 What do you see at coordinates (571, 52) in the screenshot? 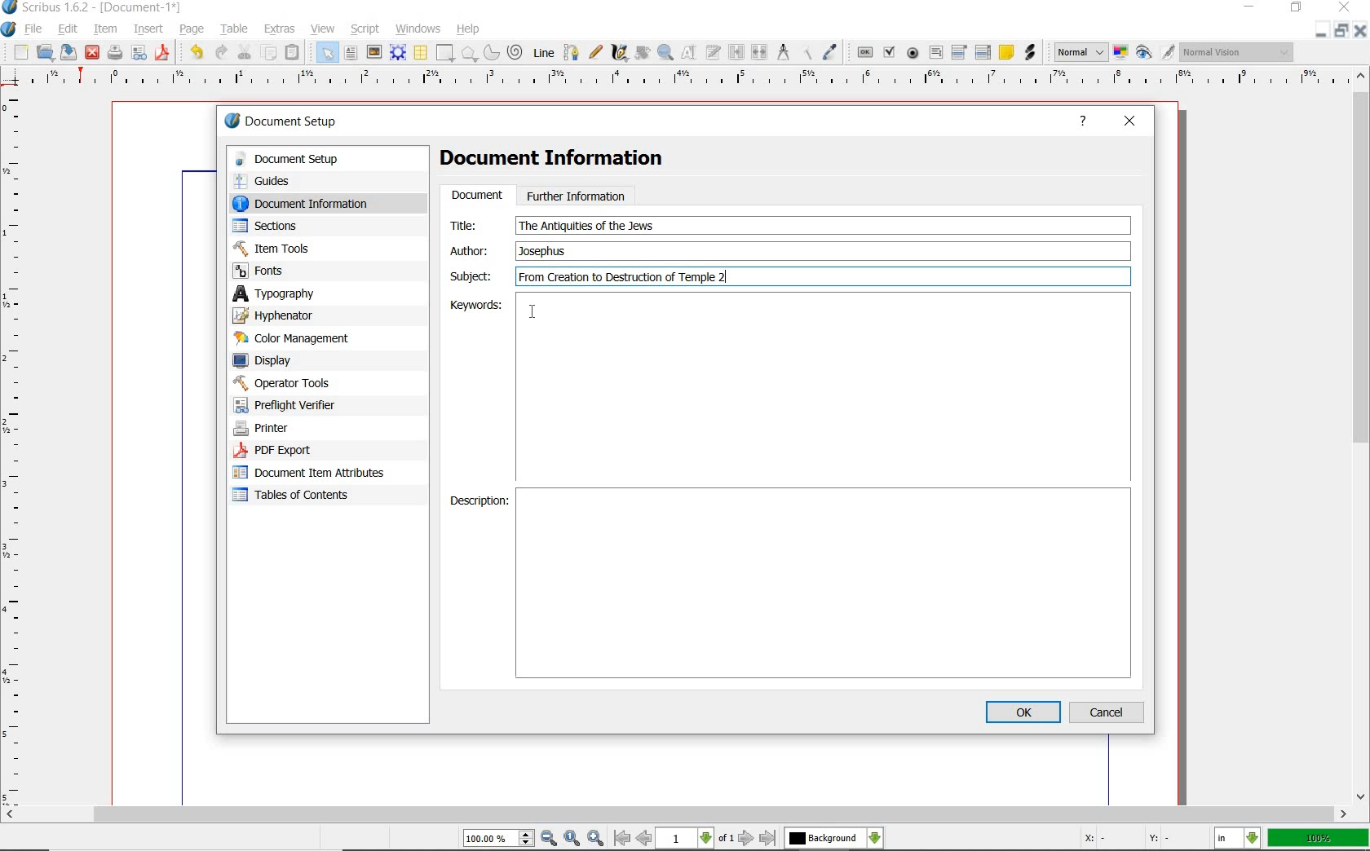
I see `Bezier curve` at bounding box center [571, 52].